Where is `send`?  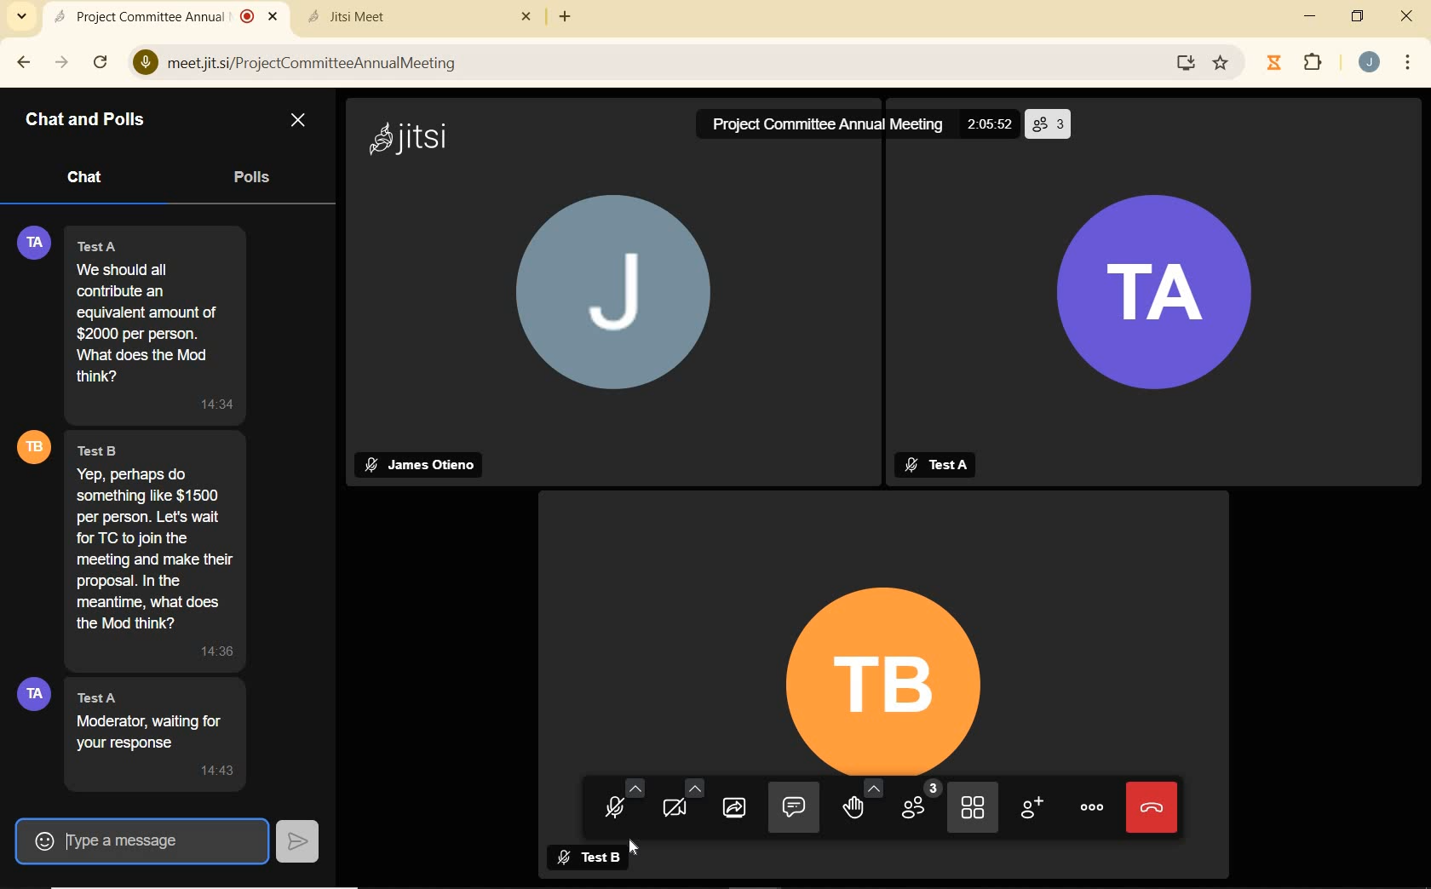 send is located at coordinates (300, 840).